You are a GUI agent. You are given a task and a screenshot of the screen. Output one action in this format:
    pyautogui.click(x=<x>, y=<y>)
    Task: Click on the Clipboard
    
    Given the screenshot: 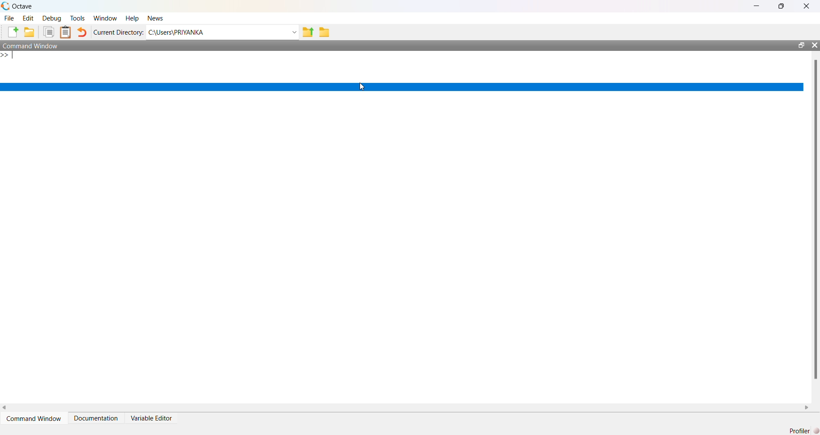 What is the action you would take?
    pyautogui.click(x=65, y=32)
    